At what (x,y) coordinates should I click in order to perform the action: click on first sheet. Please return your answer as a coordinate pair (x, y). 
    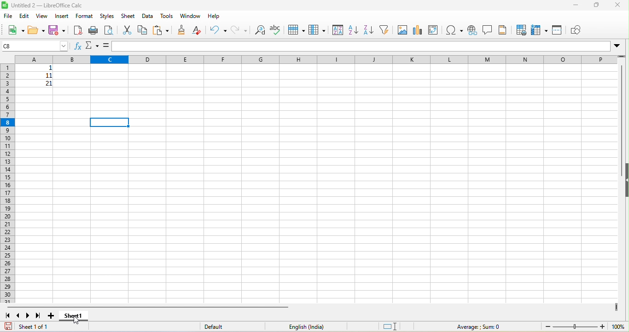
    Looking at the image, I should click on (9, 315).